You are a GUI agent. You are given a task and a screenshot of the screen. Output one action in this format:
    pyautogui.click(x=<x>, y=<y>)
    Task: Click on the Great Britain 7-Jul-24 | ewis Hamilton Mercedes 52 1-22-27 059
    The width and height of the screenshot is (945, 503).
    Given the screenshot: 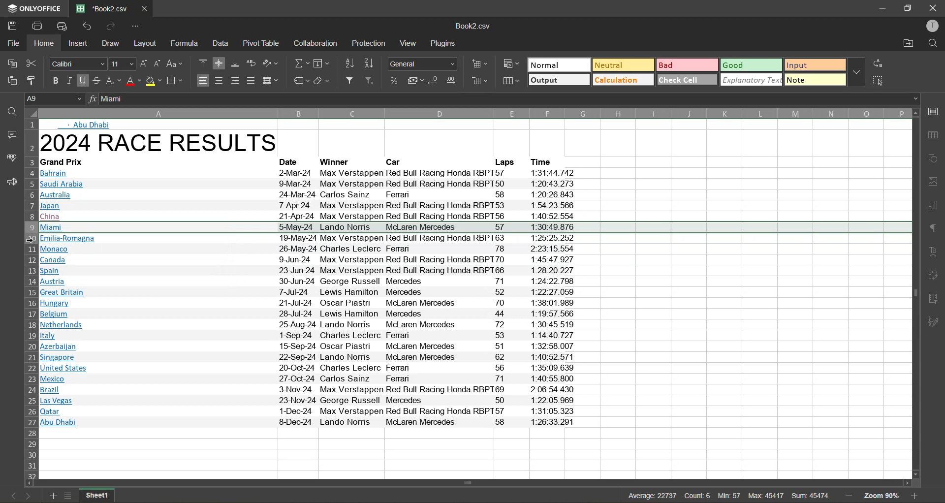 What is the action you would take?
    pyautogui.click(x=308, y=293)
    